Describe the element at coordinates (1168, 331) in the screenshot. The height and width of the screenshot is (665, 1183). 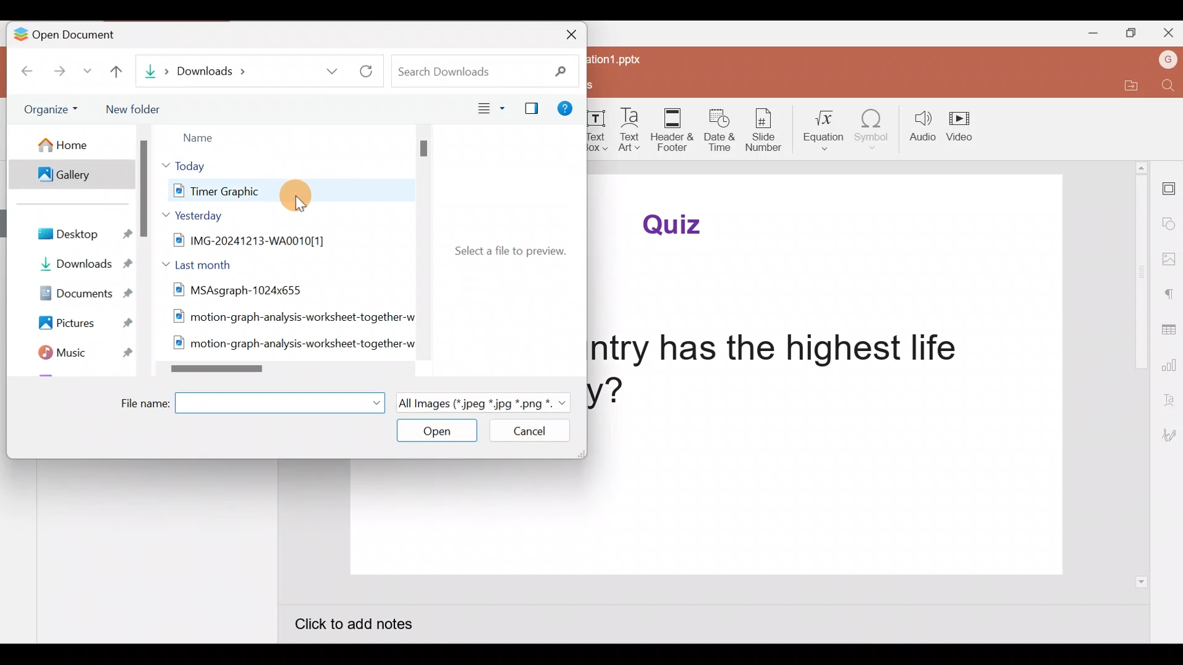
I see `Table settings` at that location.